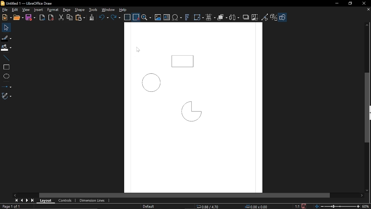 This screenshot has width=371, height=209. What do you see at coordinates (61, 17) in the screenshot?
I see `cut` at bounding box center [61, 17].